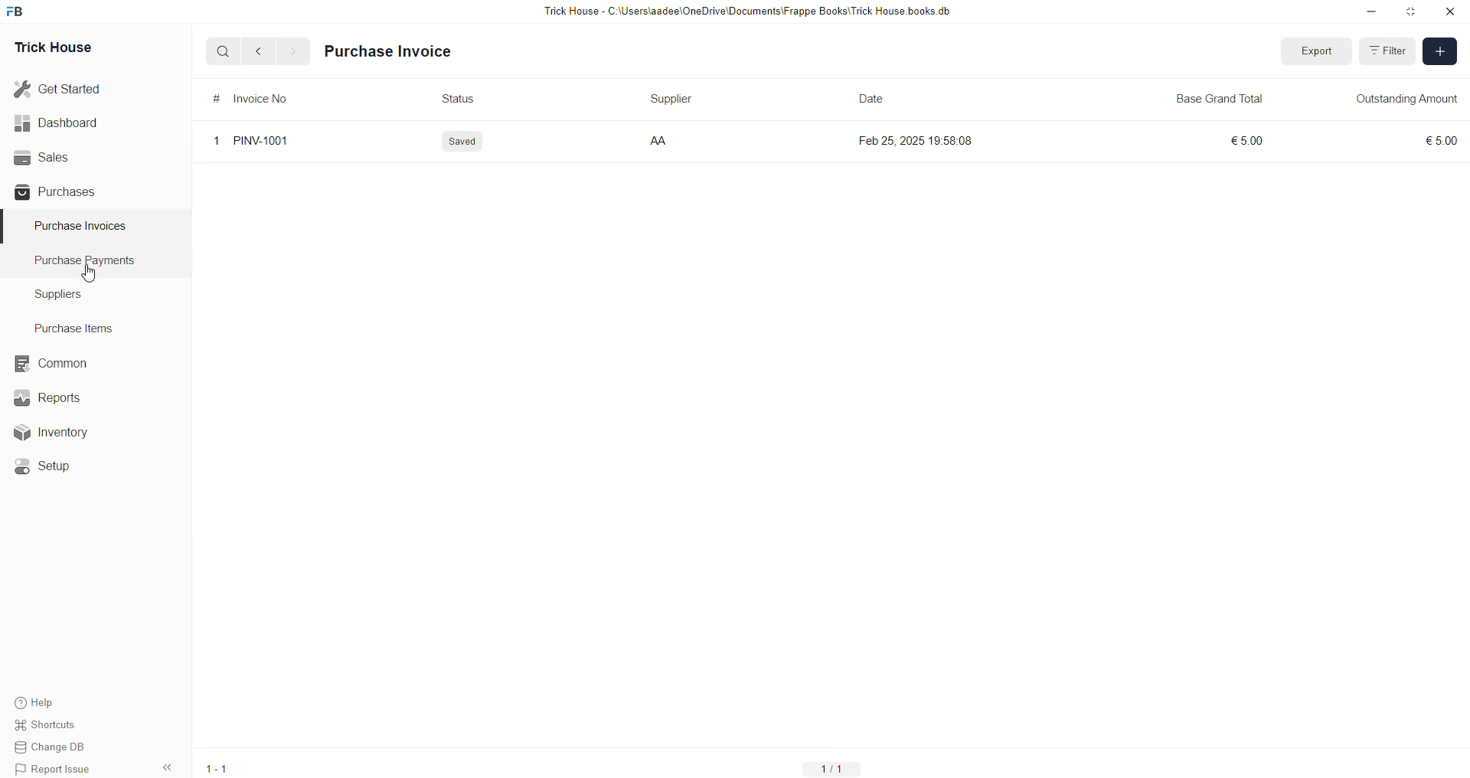 The image size is (1470, 778). I want to click on Trick House, so click(48, 46).